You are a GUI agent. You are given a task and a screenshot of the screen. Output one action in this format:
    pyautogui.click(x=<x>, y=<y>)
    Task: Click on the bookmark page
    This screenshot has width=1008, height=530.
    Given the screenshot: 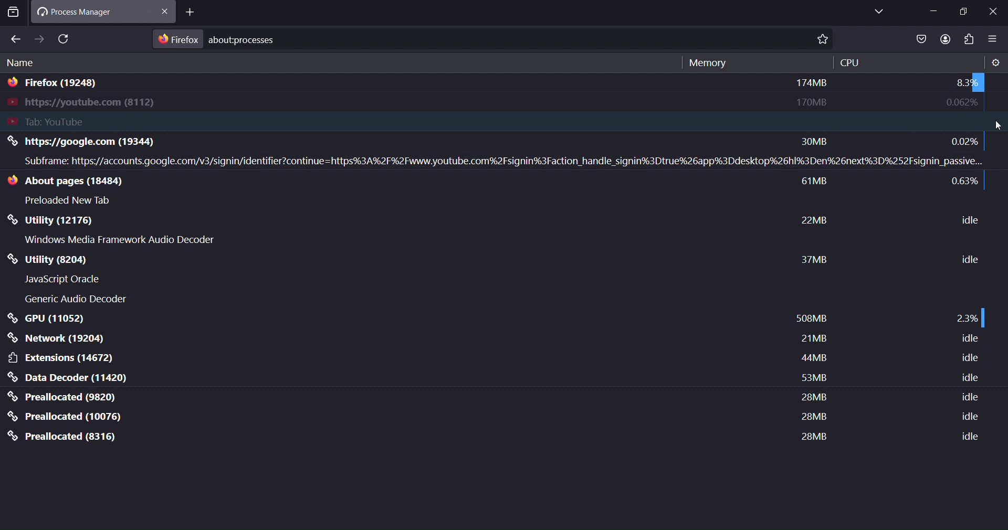 What is the action you would take?
    pyautogui.click(x=826, y=40)
    